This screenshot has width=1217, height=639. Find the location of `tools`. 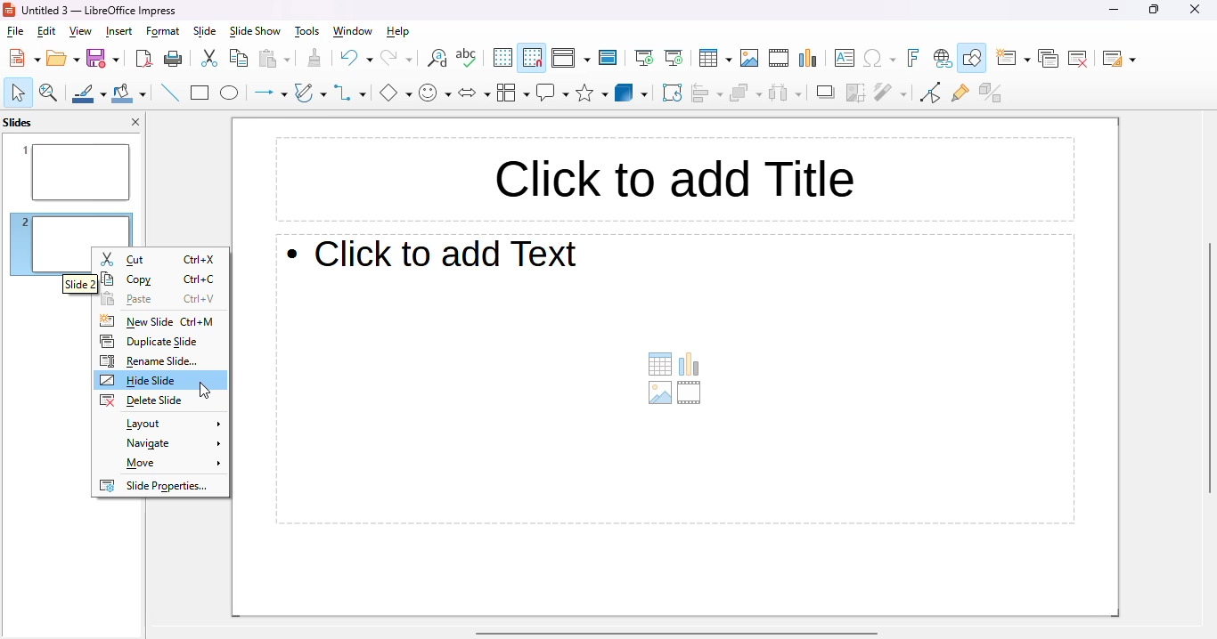

tools is located at coordinates (306, 32).